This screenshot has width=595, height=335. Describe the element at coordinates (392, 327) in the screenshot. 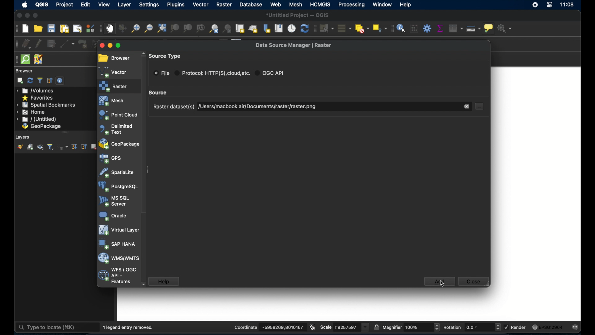

I see `magnifier` at that location.